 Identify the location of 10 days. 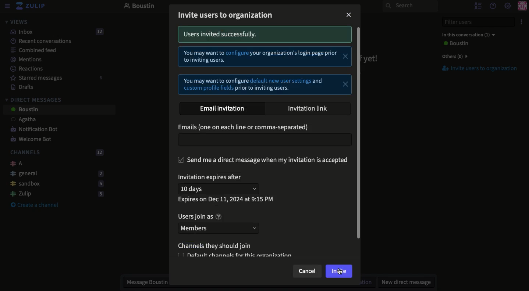
(220, 188).